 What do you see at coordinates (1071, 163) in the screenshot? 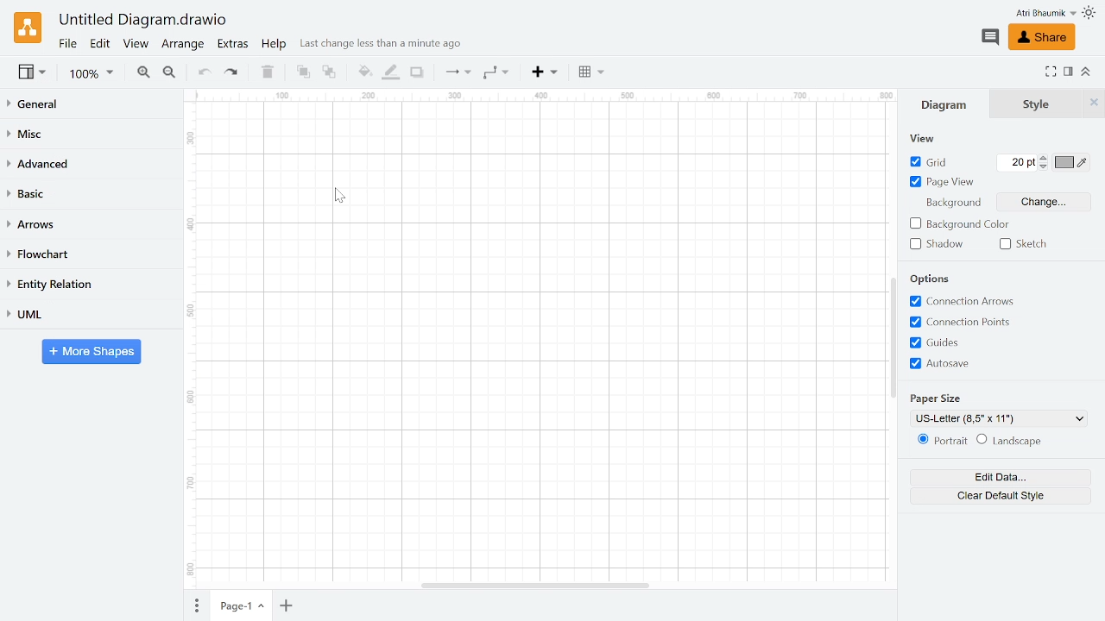
I see `Grid color` at bounding box center [1071, 163].